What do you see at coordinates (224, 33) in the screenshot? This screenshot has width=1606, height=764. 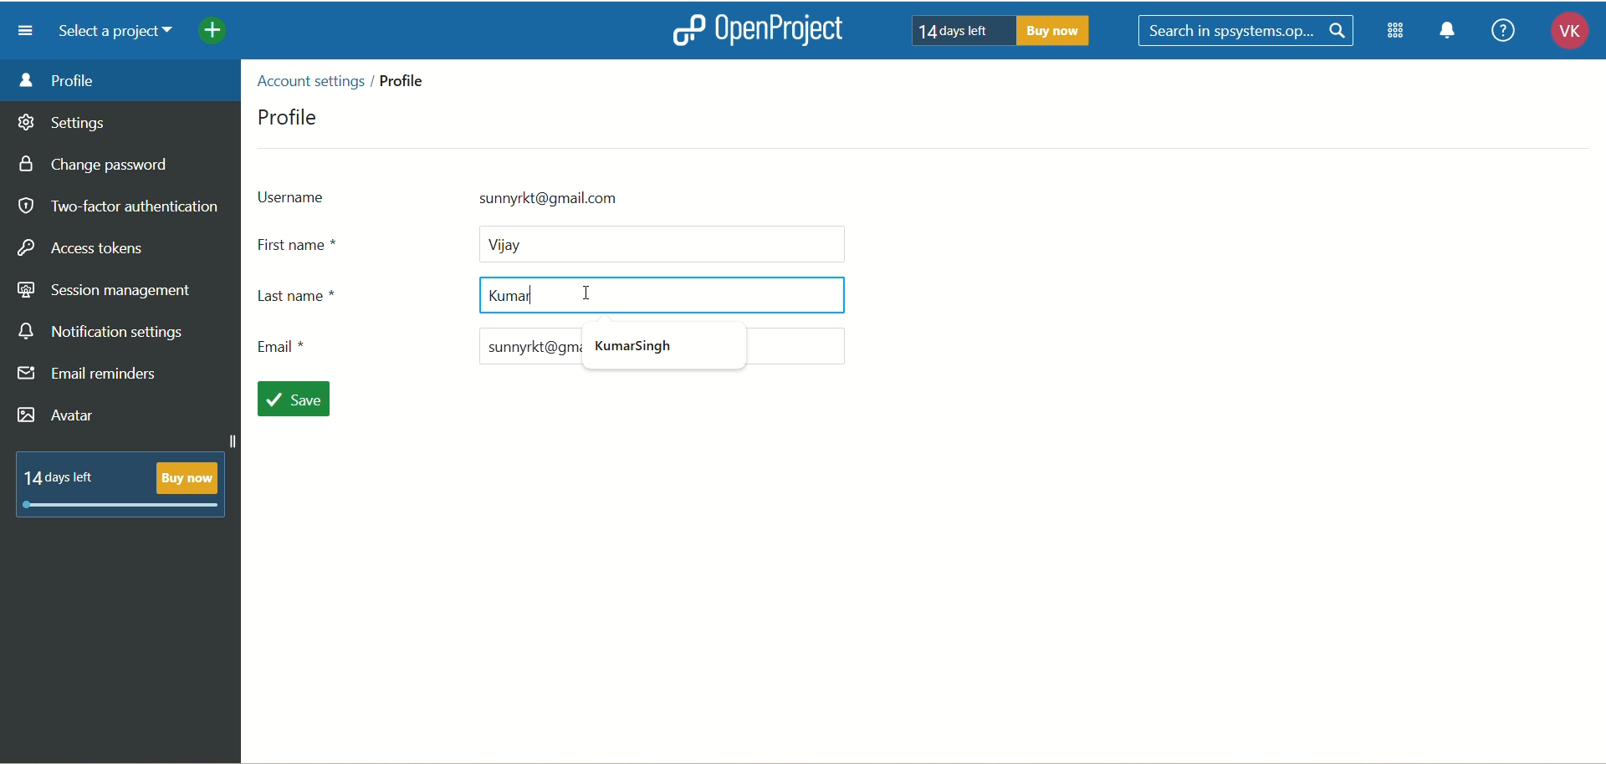 I see `add project` at bounding box center [224, 33].